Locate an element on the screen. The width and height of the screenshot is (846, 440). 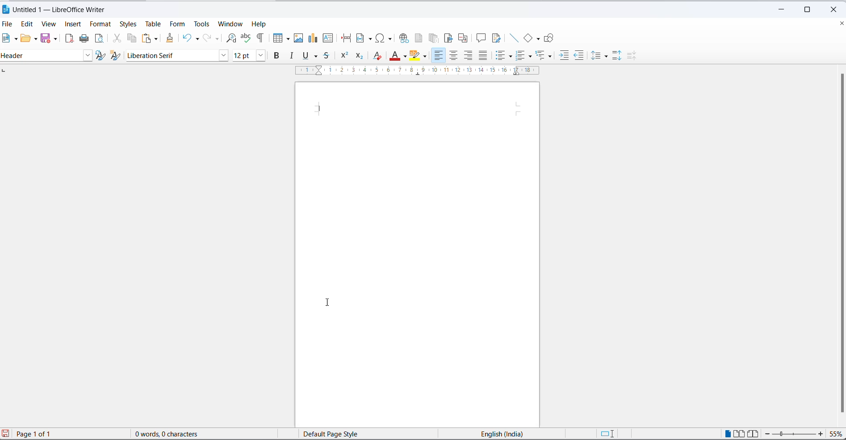
insert images is located at coordinates (299, 38).